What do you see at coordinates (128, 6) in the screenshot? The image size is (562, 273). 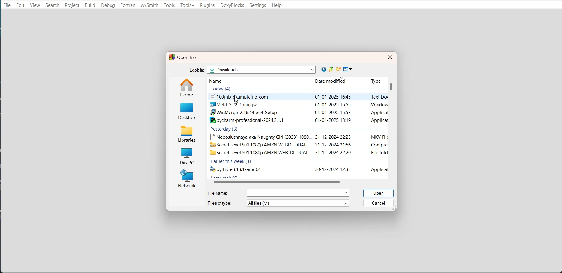 I see `Fortran` at bounding box center [128, 6].